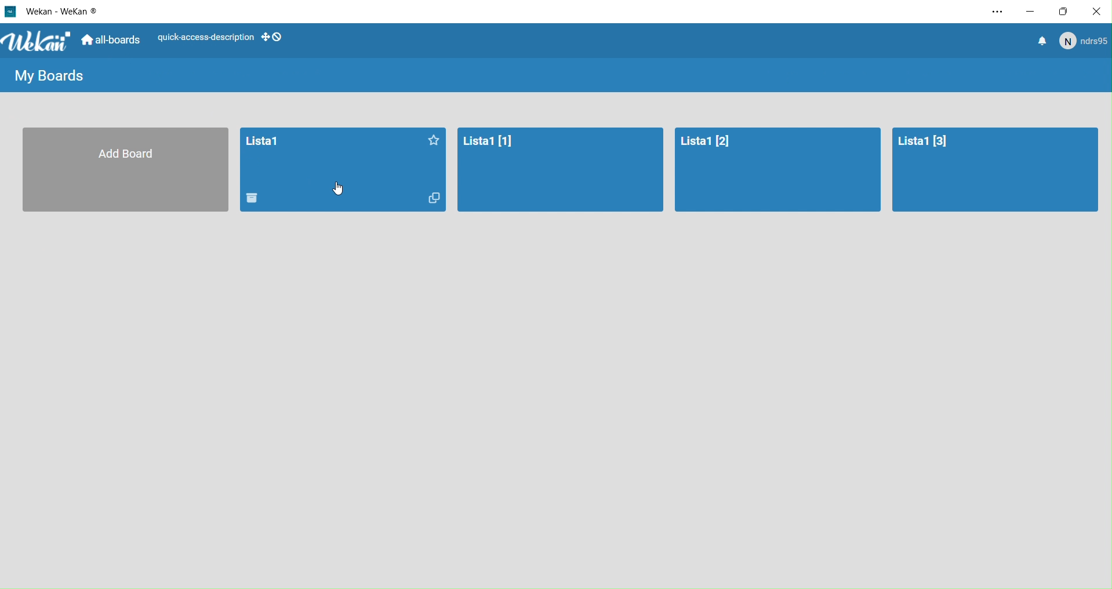 The width and height of the screenshot is (1112, 589). Describe the element at coordinates (344, 169) in the screenshot. I see `Boards` at that location.